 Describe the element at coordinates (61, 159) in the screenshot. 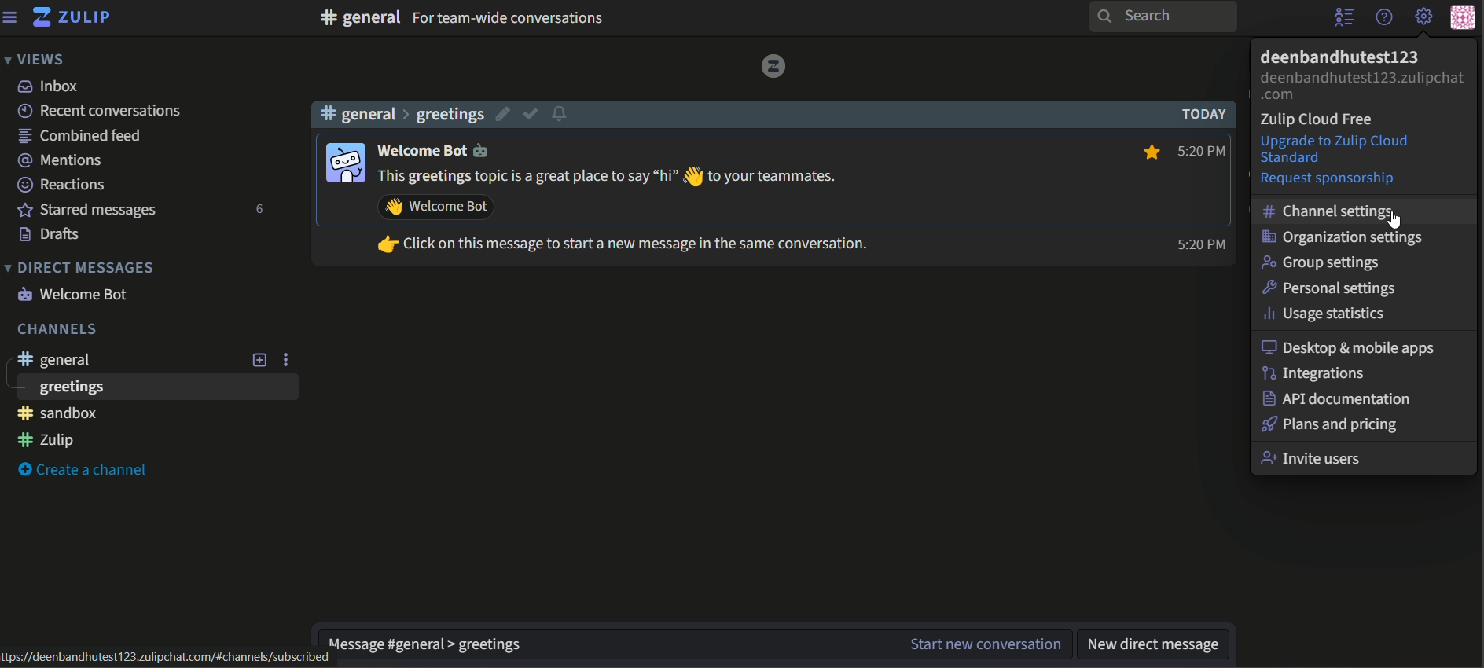

I see `mentions` at that location.